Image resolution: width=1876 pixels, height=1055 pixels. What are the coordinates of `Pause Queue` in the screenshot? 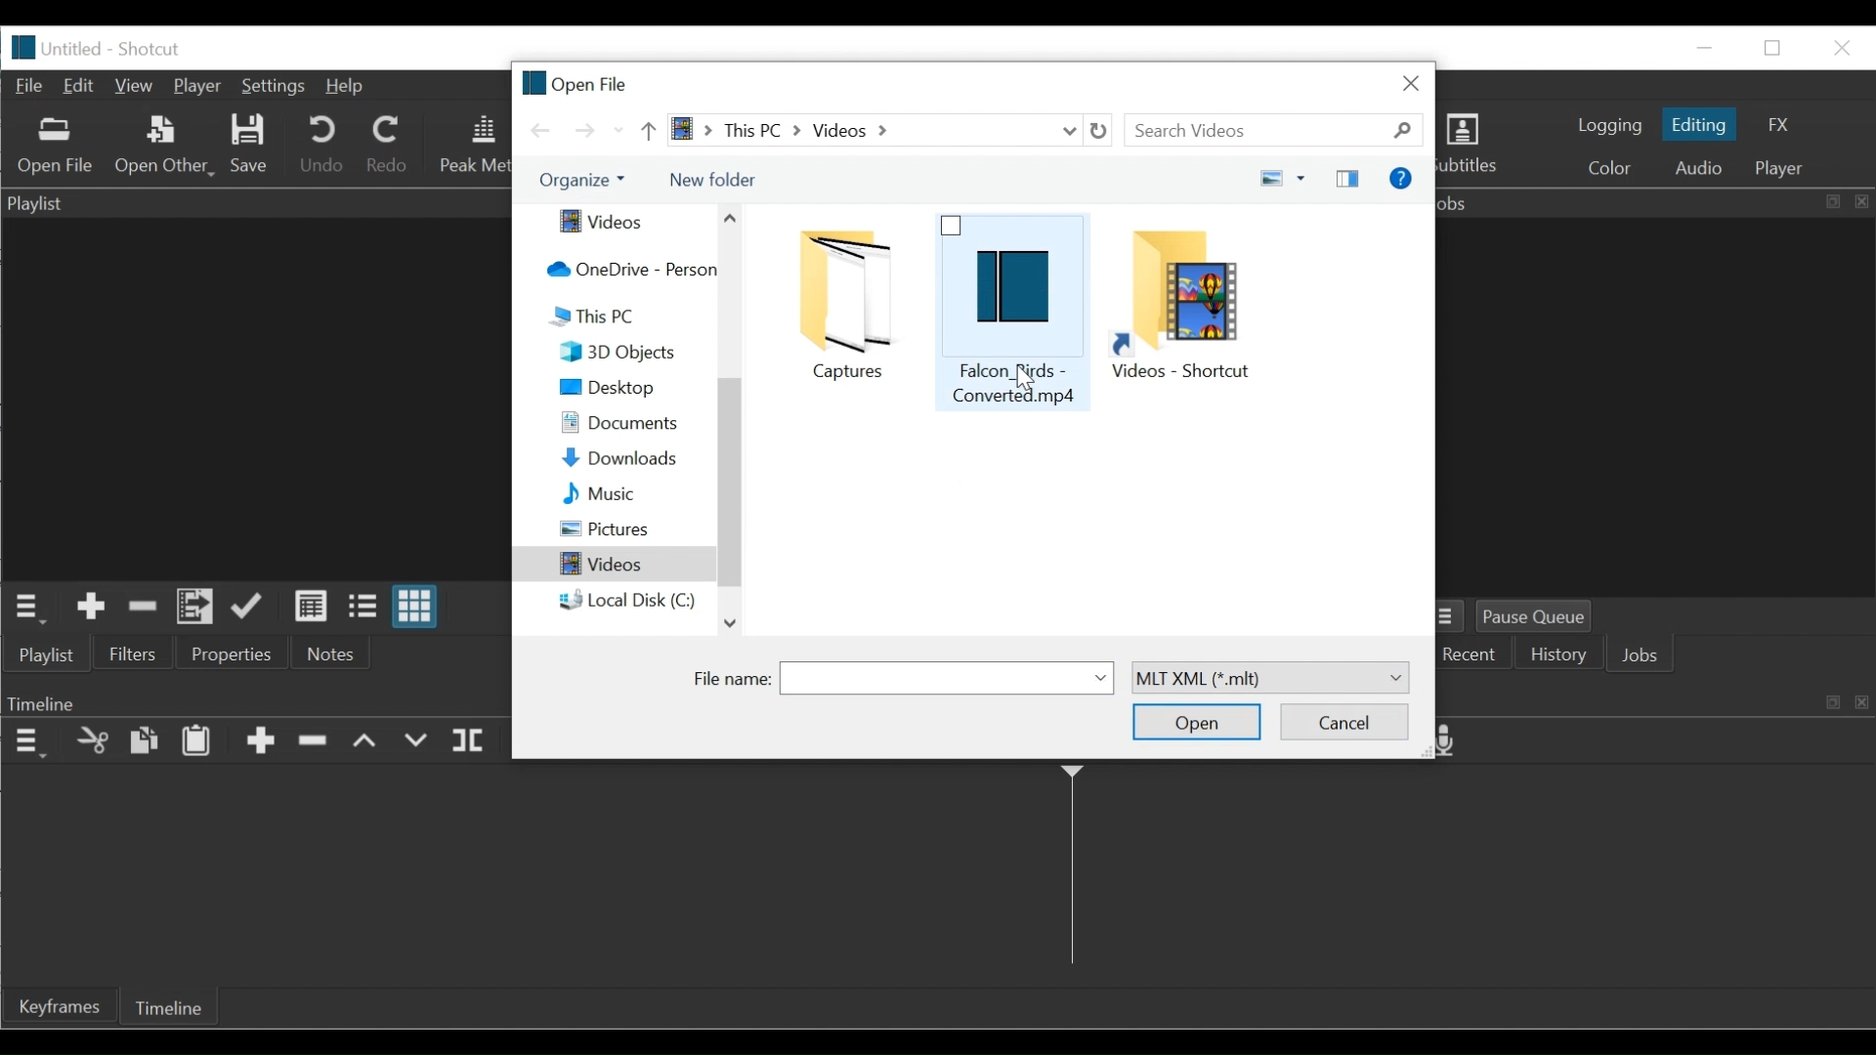 It's located at (1544, 616).